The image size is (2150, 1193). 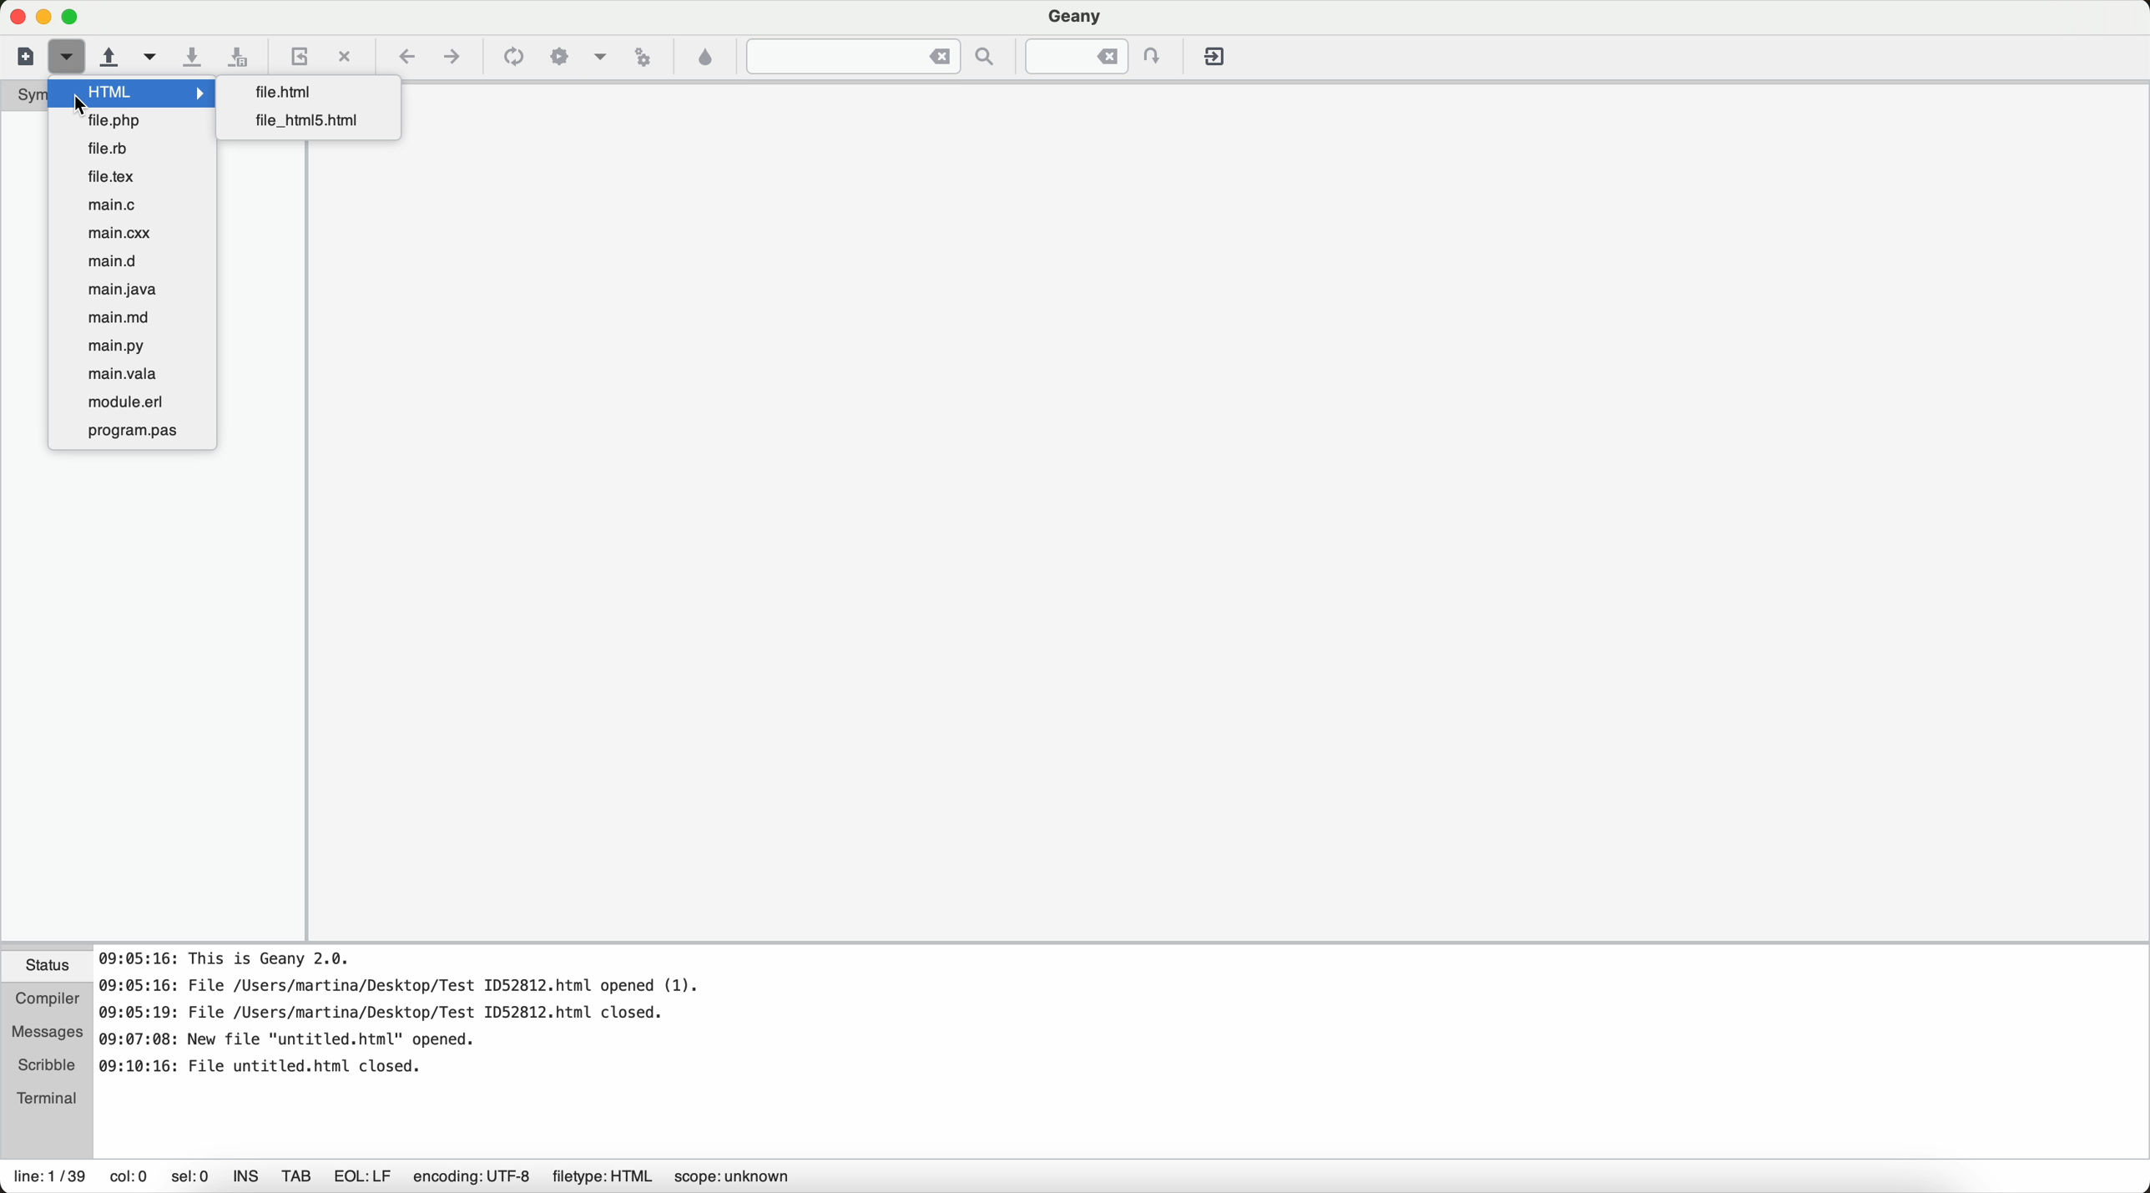 What do you see at coordinates (1099, 57) in the screenshot?
I see `jump to the entered line numbered` at bounding box center [1099, 57].